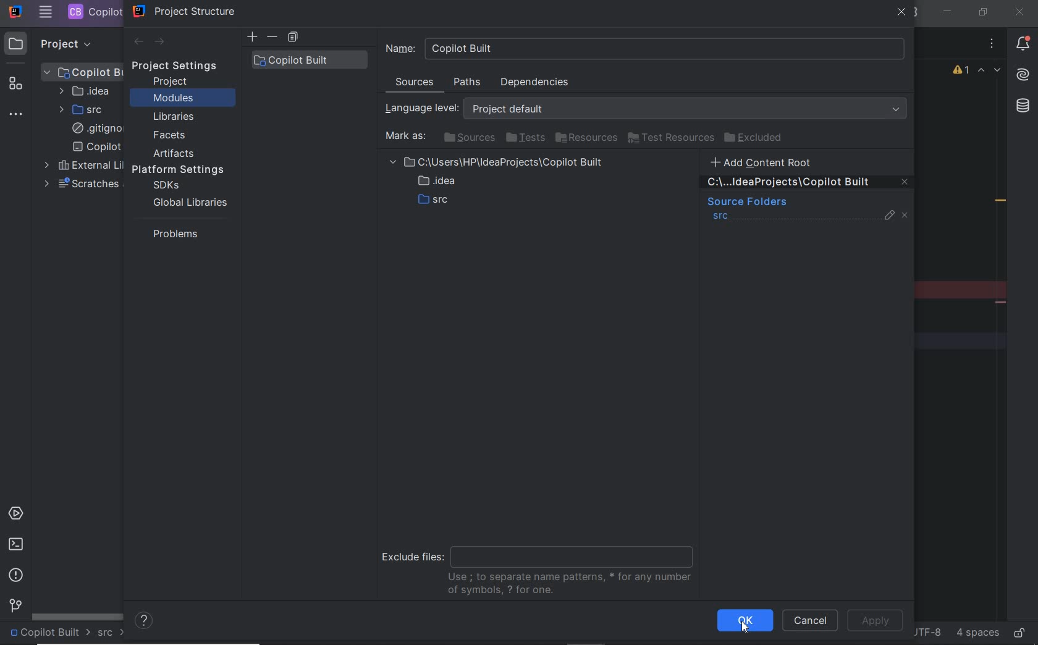  I want to click on Mark as, so click(404, 137).